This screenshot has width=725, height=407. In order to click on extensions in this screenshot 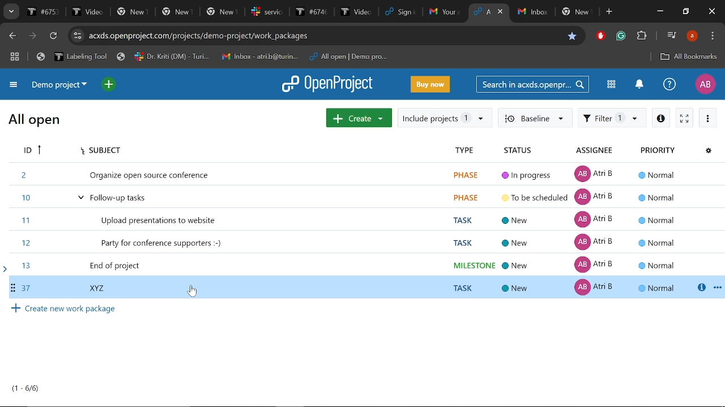, I will do `click(641, 37)`.